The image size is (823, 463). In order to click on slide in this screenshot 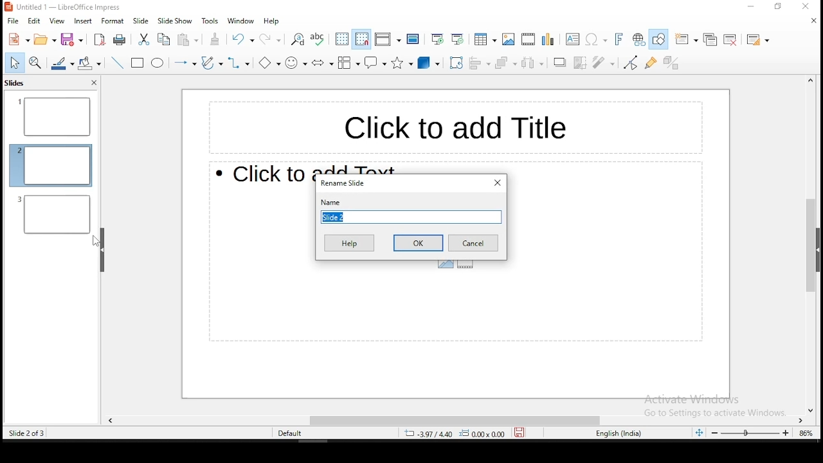, I will do `click(141, 21)`.